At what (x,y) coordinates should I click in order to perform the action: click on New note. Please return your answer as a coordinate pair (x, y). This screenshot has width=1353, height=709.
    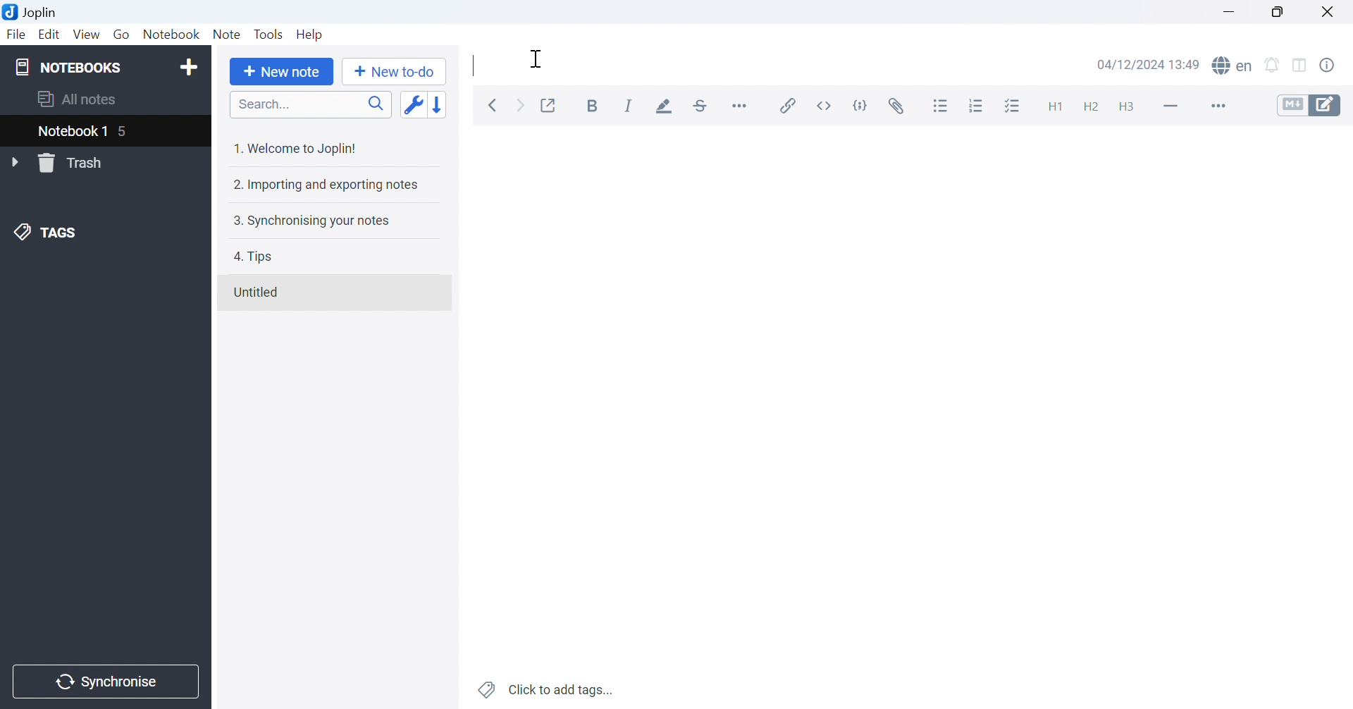
    Looking at the image, I should click on (285, 73).